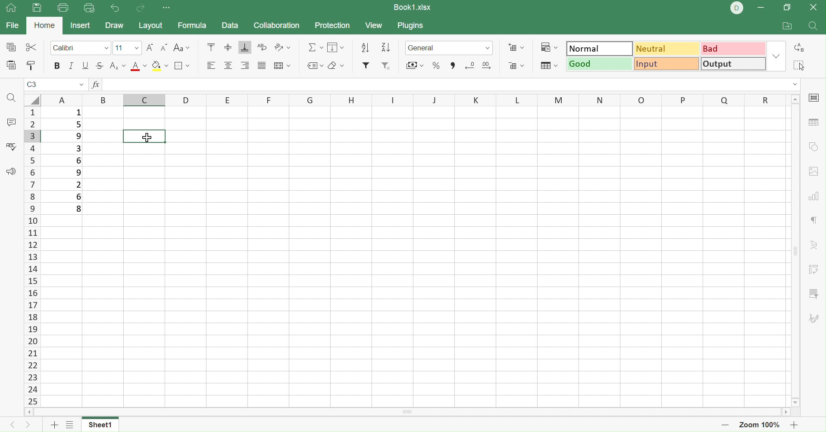 The image size is (826, 432). What do you see at coordinates (787, 27) in the screenshot?
I see `Open file location` at bounding box center [787, 27].